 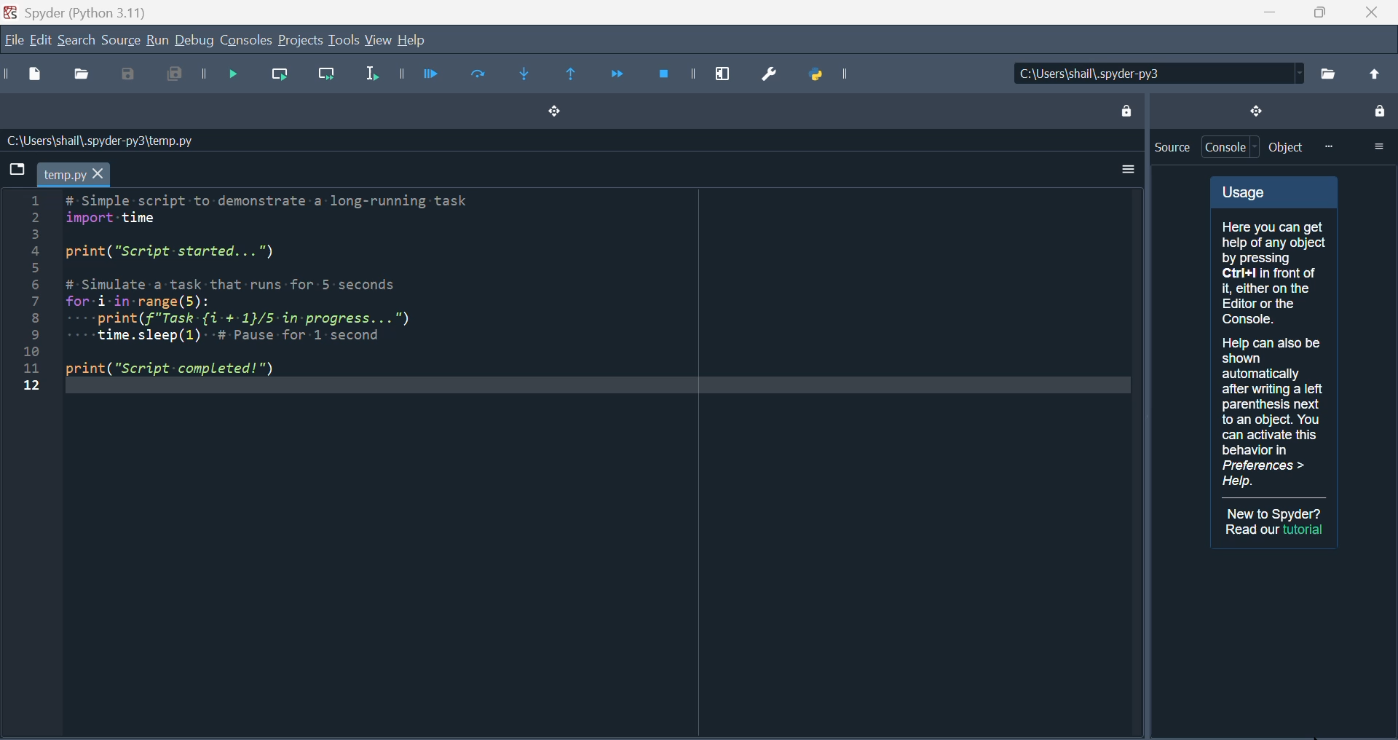 What do you see at coordinates (343, 40) in the screenshot?
I see `Tools` at bounding box center [343, 40].